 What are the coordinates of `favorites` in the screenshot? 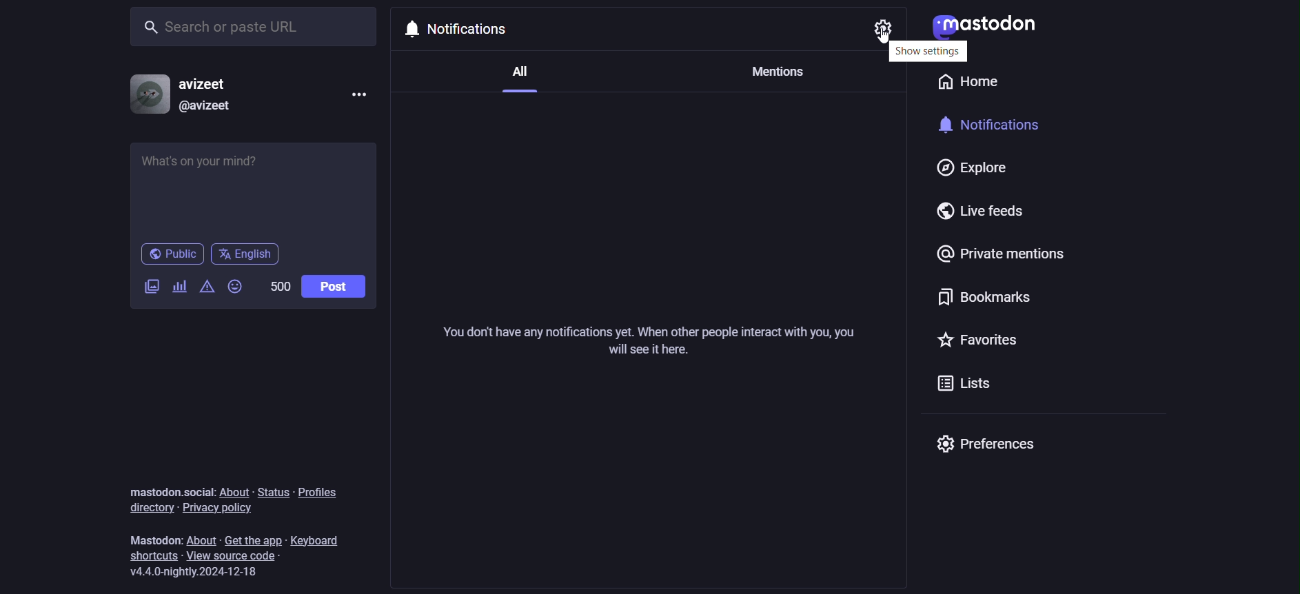 It's located at (979, 343).